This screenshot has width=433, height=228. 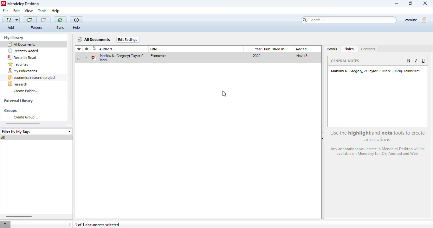 What do you see at coordinates (15, 38) in the screenshot?
I see `my library` at bounding box center [15, 38].